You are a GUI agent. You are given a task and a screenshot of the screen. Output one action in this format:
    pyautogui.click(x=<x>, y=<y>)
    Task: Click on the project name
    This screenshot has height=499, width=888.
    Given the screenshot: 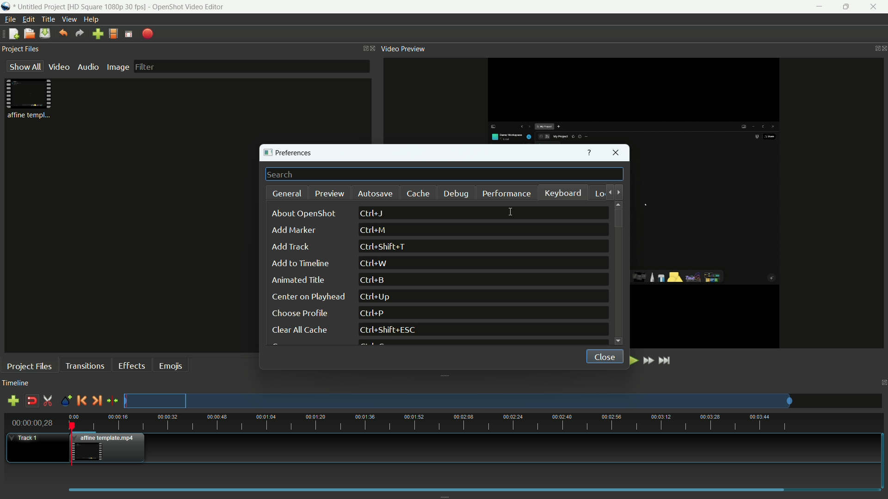 What is the action you would take?
    pyautogui.click(x=41, y=7)
    